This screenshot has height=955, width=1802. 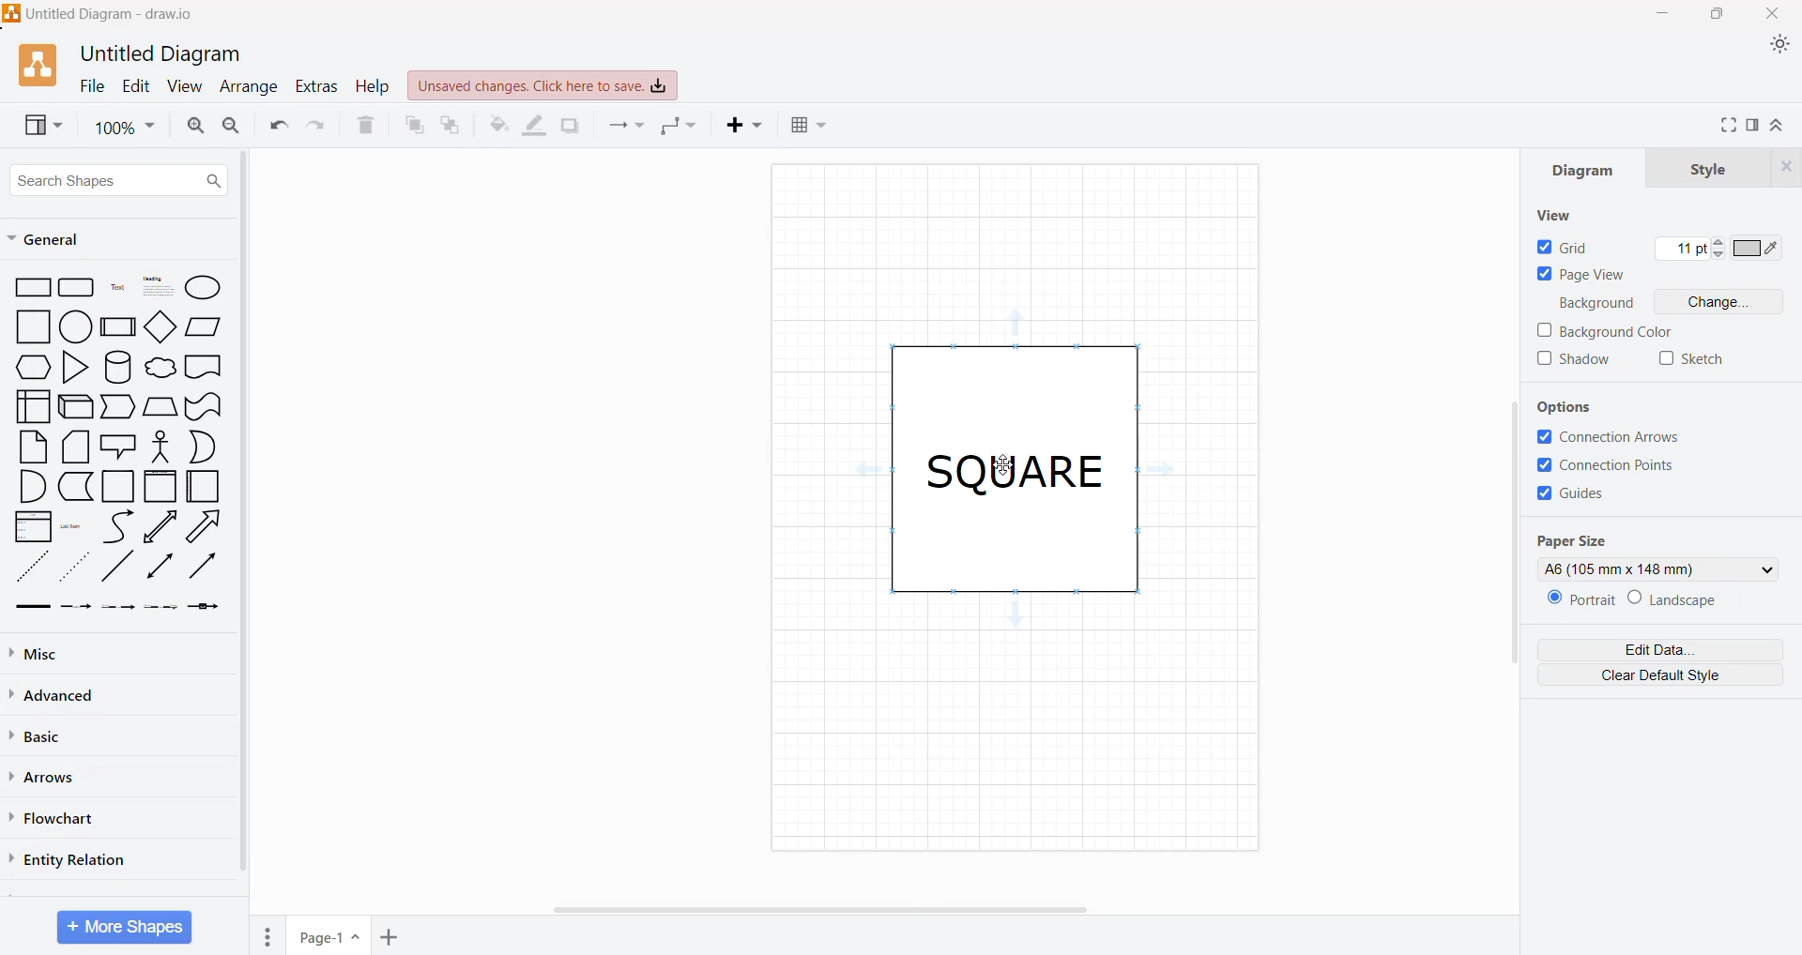 I want to click on Add Pages, so click(x=391, y=938).